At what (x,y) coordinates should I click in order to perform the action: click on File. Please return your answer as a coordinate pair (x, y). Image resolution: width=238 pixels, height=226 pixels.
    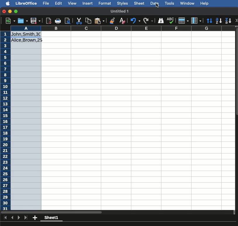
    Looking at the image, I should click on (46, 3).